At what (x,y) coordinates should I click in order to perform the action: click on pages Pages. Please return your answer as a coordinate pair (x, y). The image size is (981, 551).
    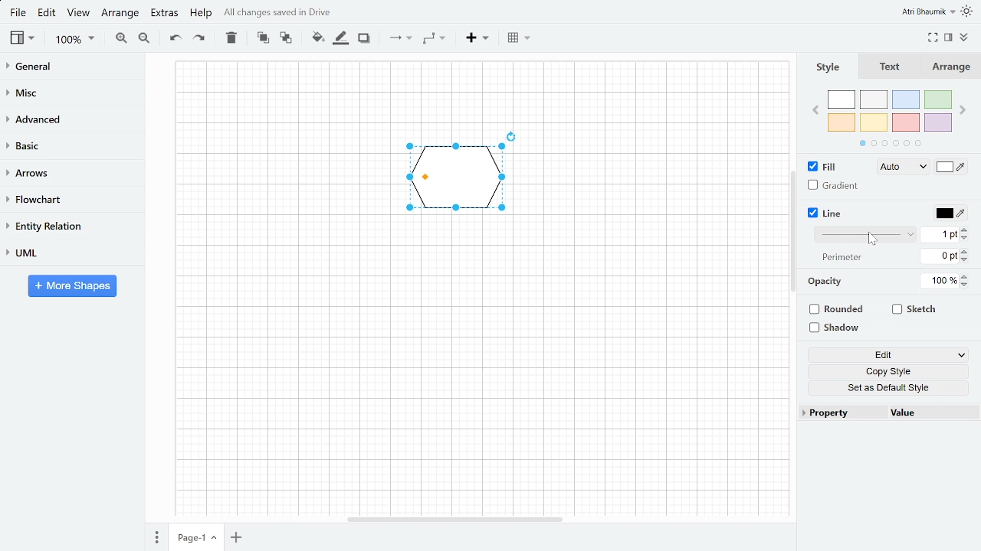
    Looking at the image, I should click on (156, 536).